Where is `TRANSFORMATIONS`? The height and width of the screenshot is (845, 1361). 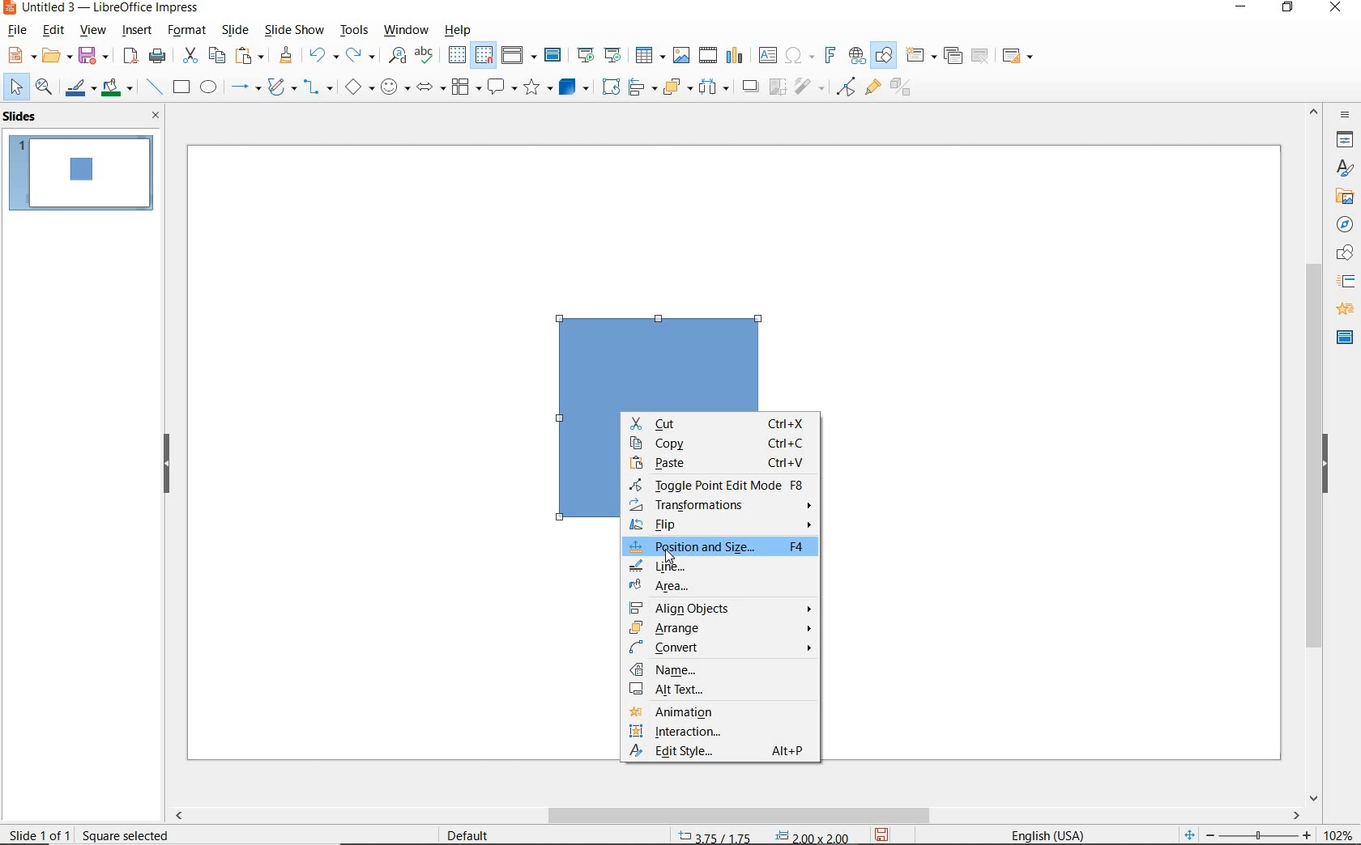 TRANSFORMATIONS is located at coordinates (722, 507).